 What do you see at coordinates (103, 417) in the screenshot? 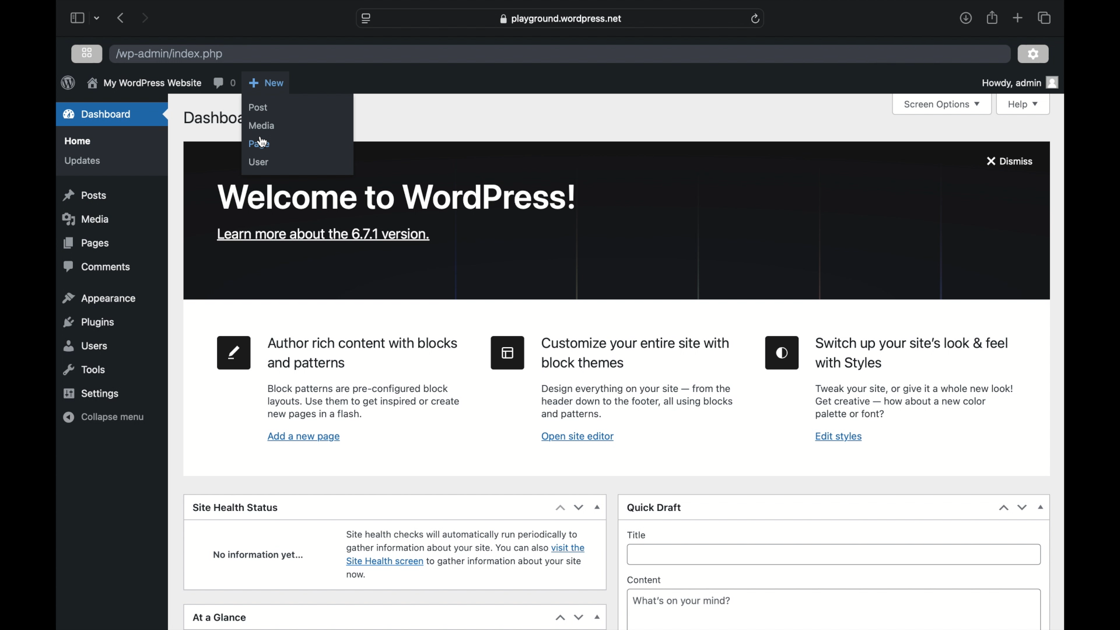
I see `collapse menu` at bounding box center [103, 417].